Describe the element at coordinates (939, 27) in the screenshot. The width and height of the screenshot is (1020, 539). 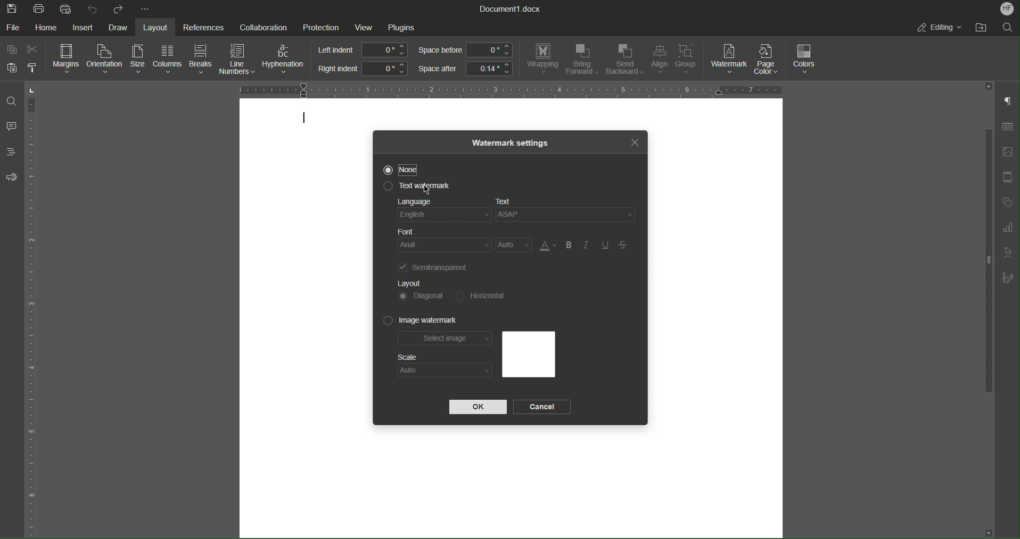
I see `Editing` at that location.